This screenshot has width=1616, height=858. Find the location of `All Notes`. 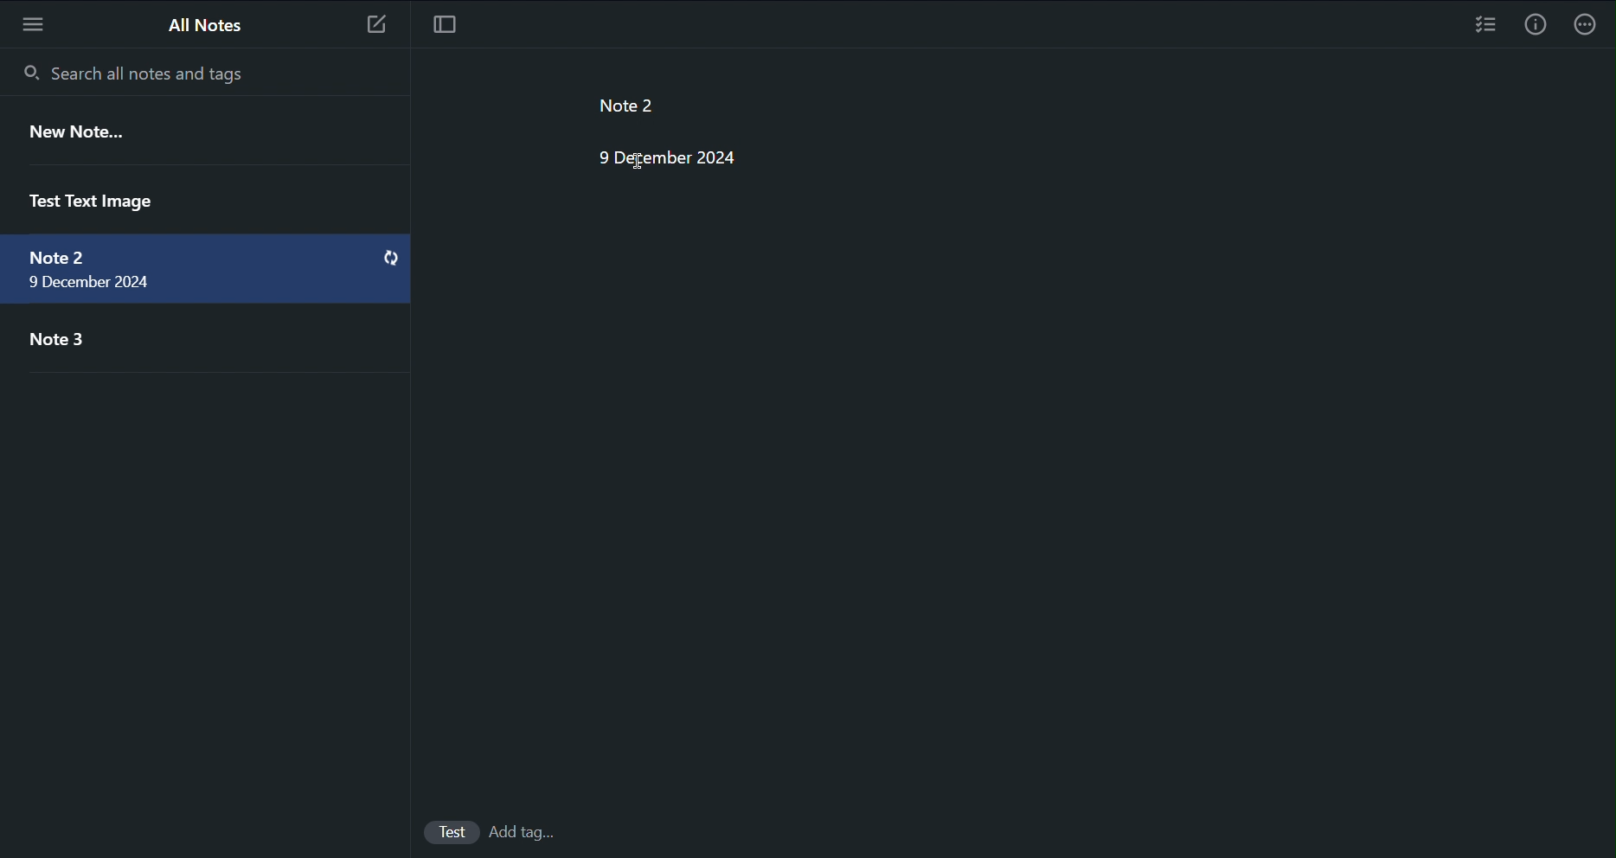

All Notes is located at coordinates (202, 23).